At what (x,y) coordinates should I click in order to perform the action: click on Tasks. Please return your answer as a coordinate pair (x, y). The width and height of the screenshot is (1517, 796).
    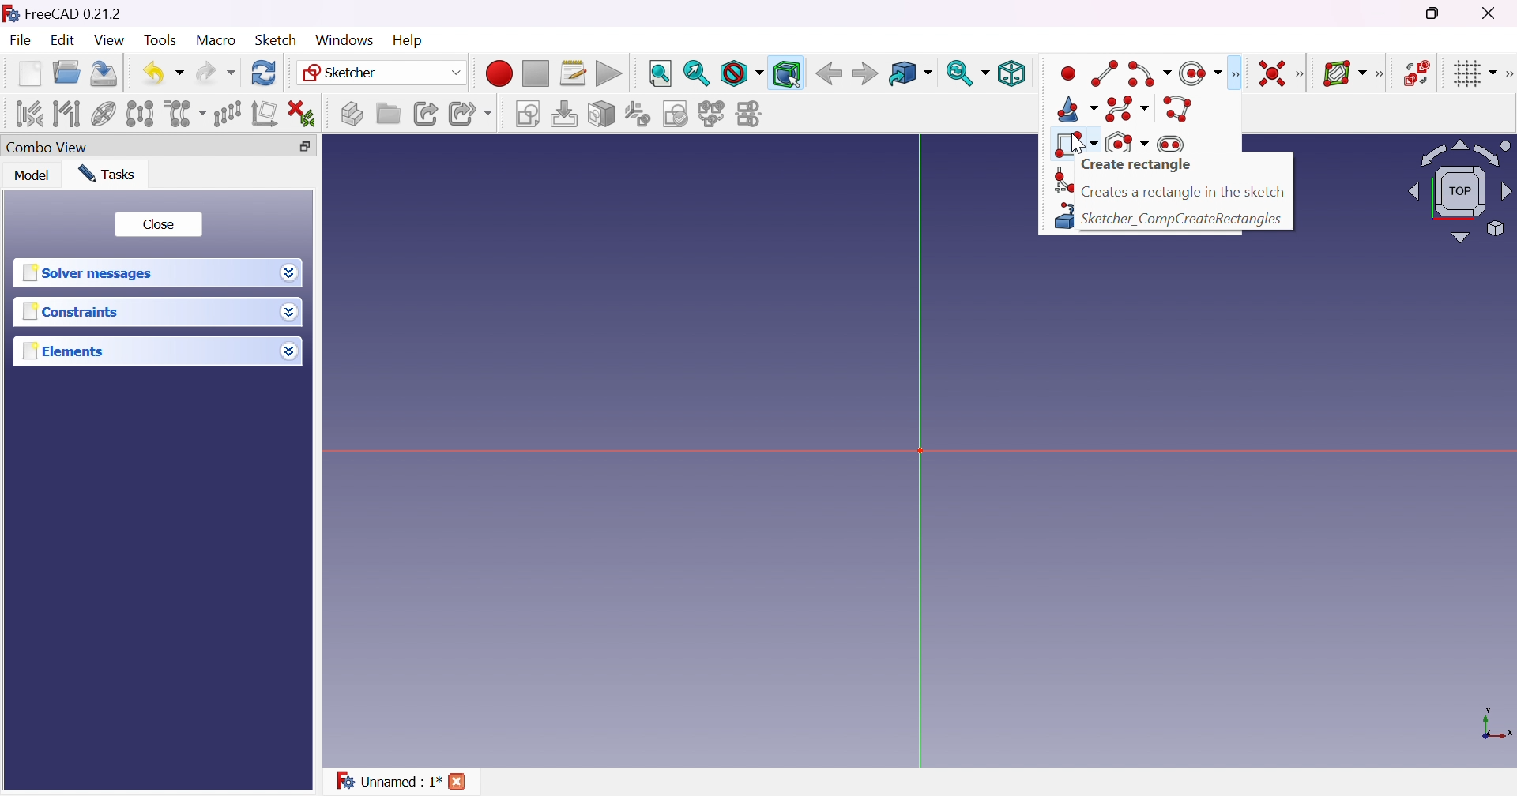
    Looking at the image, I should click on (107, 174).